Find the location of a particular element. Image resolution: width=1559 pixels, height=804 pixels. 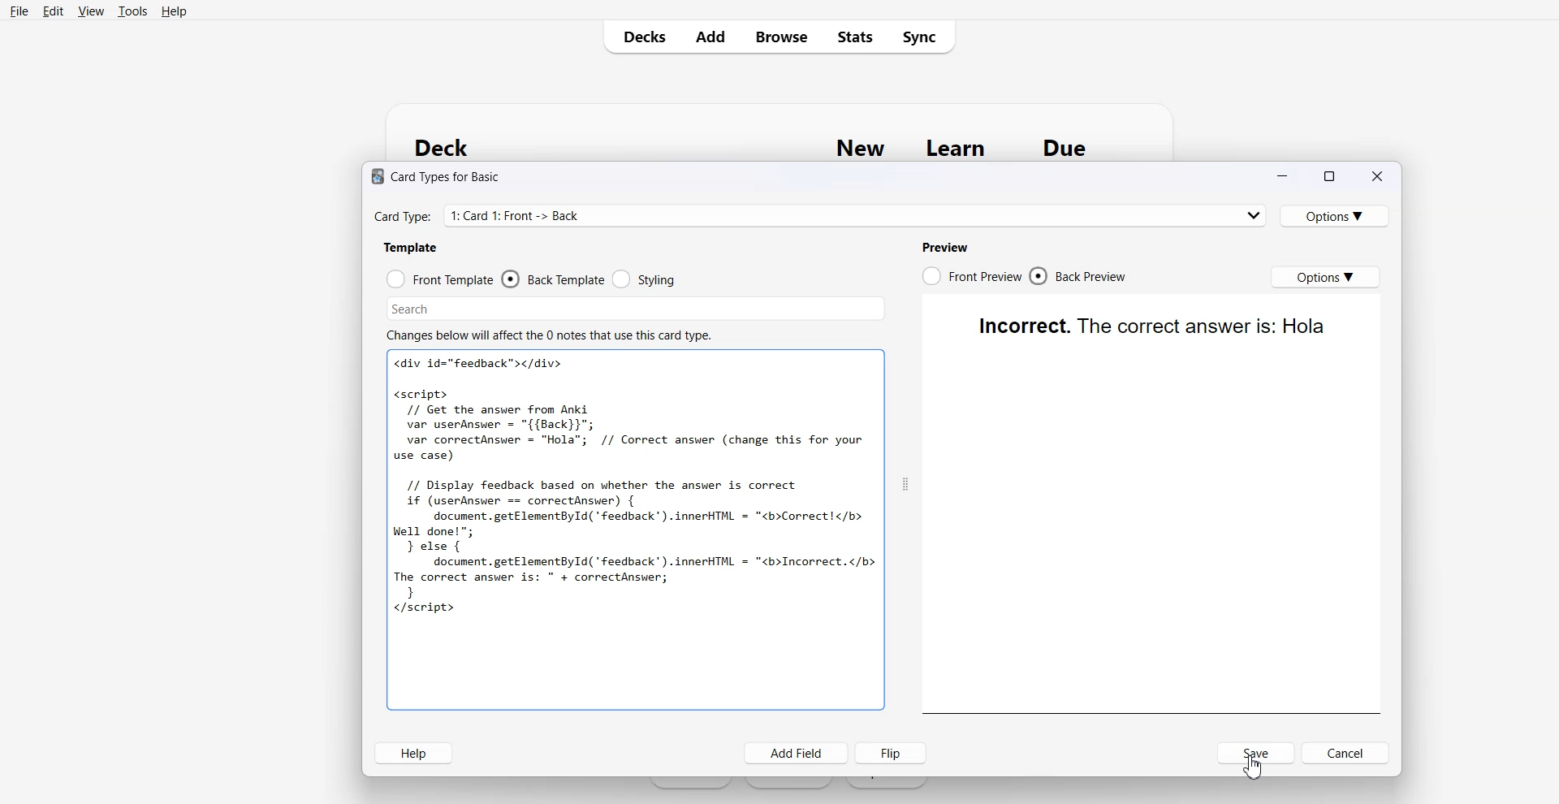

File is located at coordinates (19, 11).